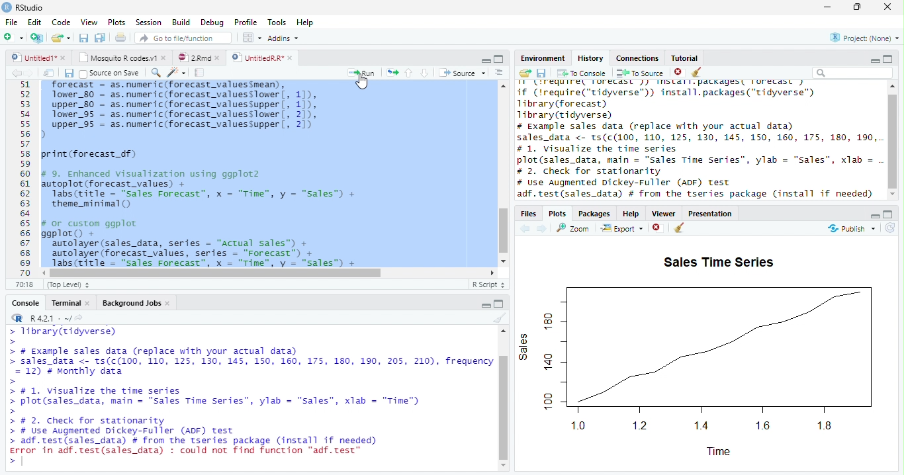  I want to click on R Script, so click(488, 285).